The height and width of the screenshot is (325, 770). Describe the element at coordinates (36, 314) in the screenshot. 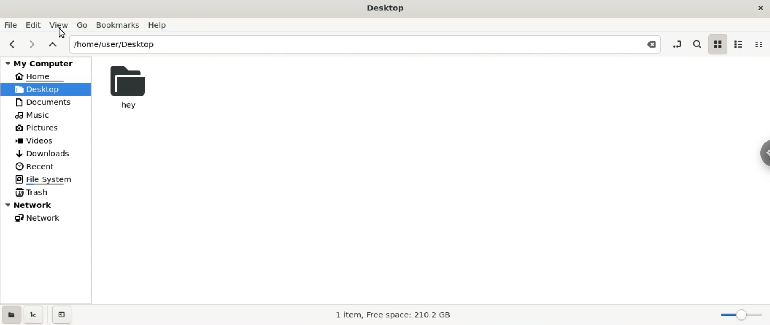

I see `show treeview` at that location.